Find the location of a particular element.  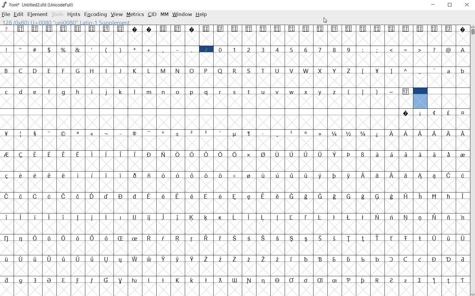

Symbol is located at coordinates (391, 196).